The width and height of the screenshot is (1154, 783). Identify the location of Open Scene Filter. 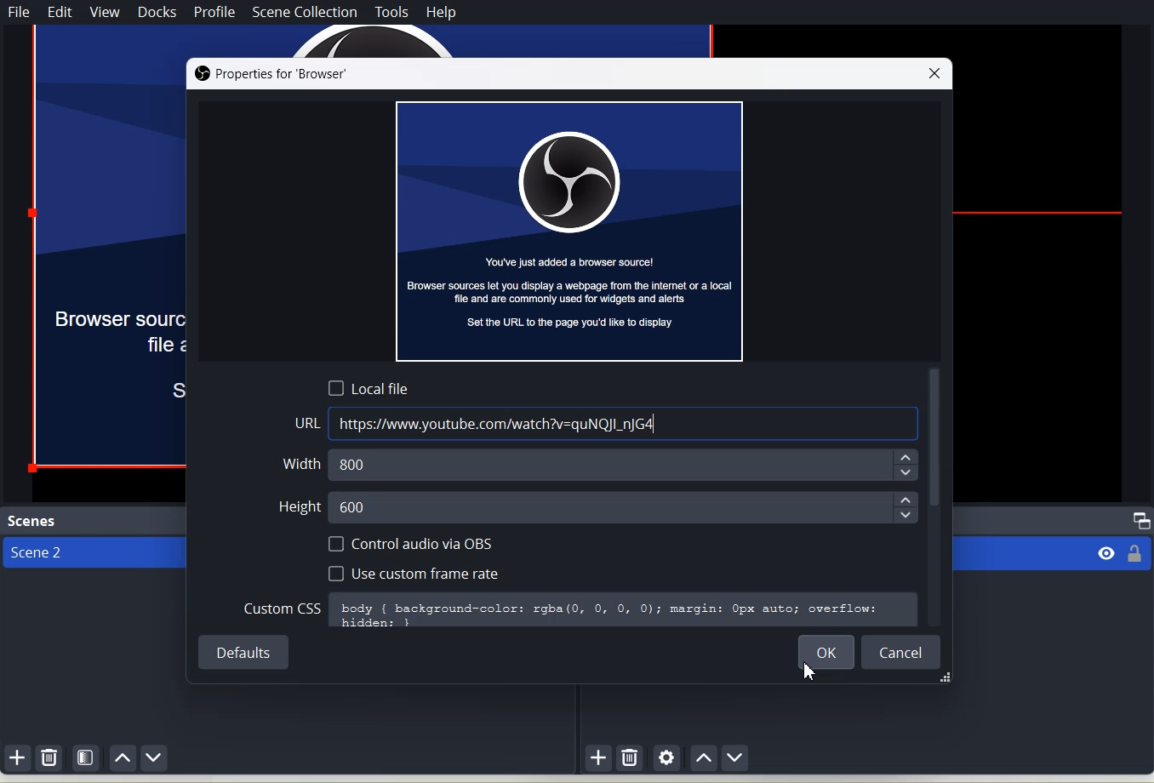
(87, 757).